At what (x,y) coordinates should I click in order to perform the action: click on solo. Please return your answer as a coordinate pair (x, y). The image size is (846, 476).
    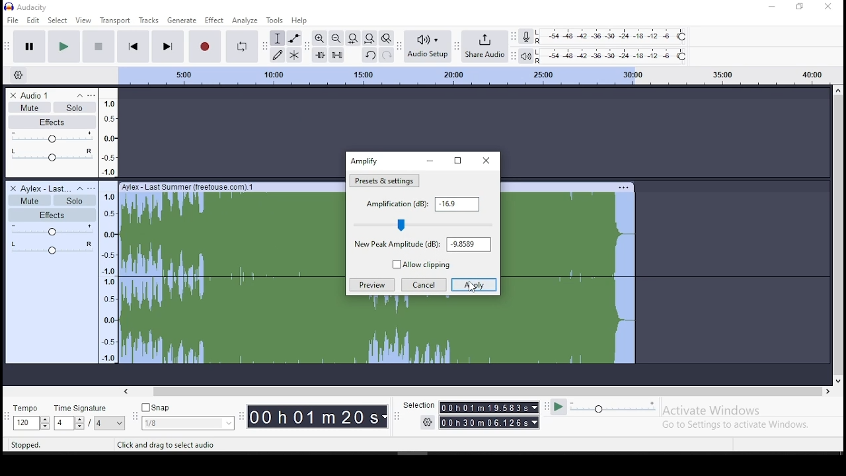
    Looking at the image, I should click on (75, 107).